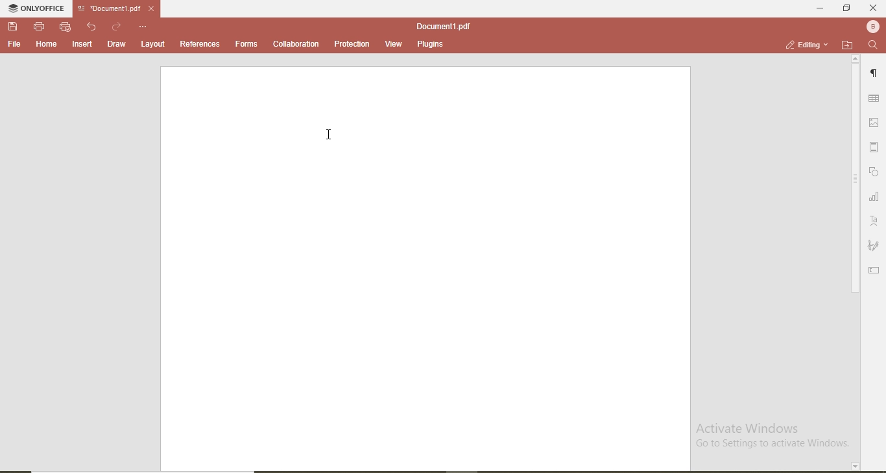  Describe the element at coordinates (143, 26) in the screenshot. I see `custmise quick access toolbar` at that location.